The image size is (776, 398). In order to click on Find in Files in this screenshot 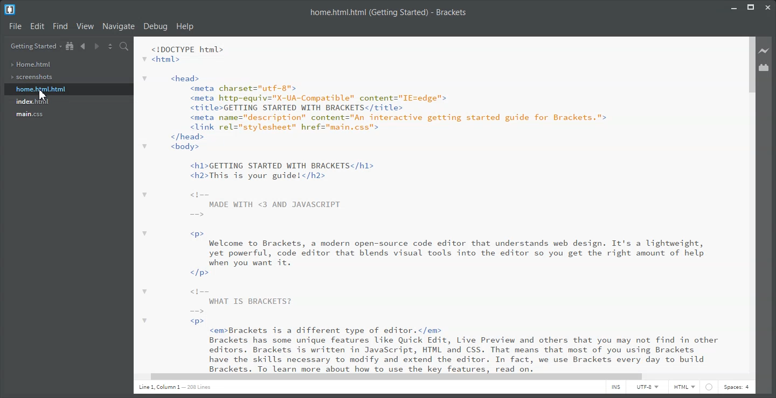, I will do `click(125, 47)`.